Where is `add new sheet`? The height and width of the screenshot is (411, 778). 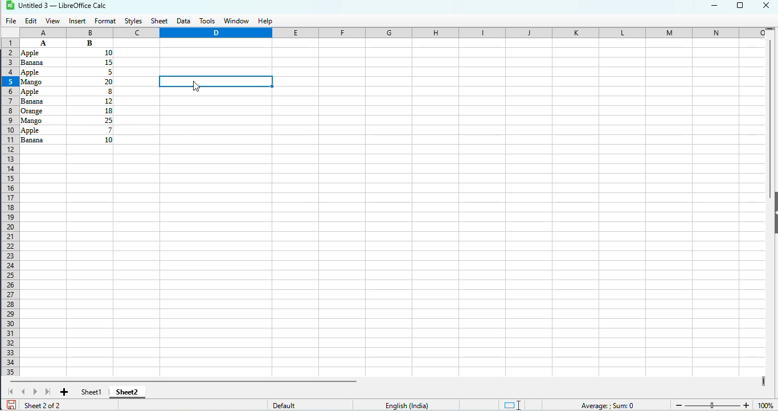 add new sheet is located at coordinates (64, 392).